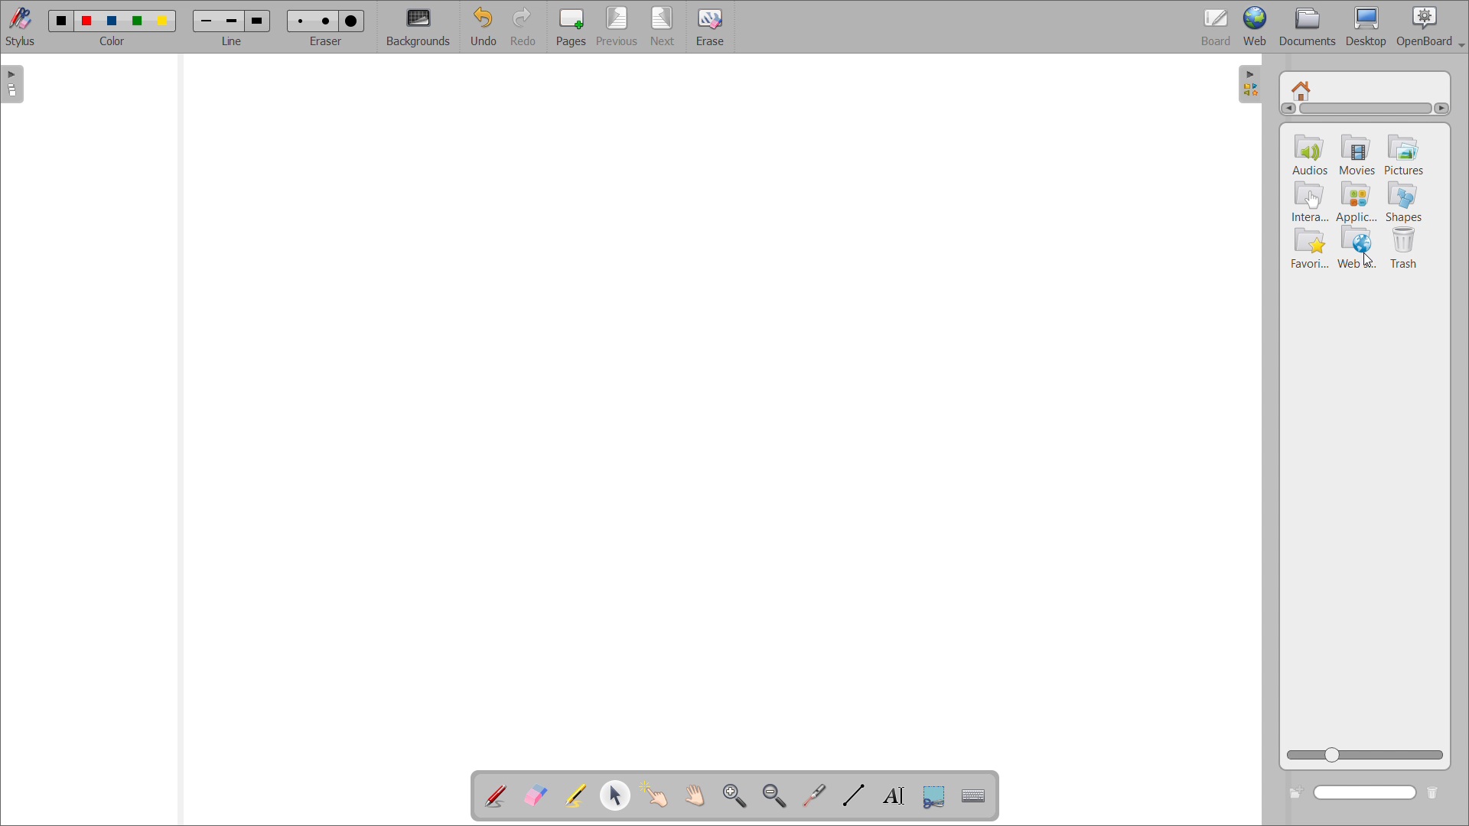 The width and height of the screenshot is (1469, 826). I want to click on backgrounds, so click(419, 28).